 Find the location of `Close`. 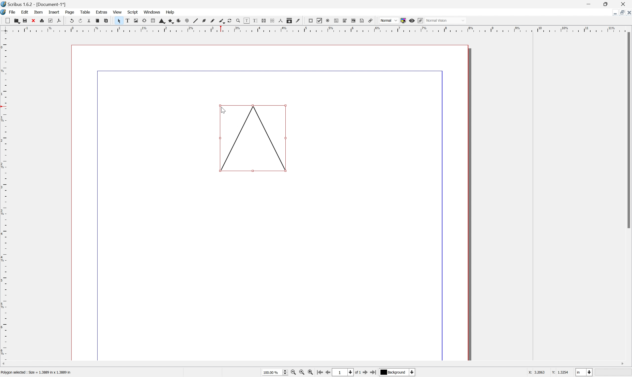

Close is located at coordinates (34, 20).